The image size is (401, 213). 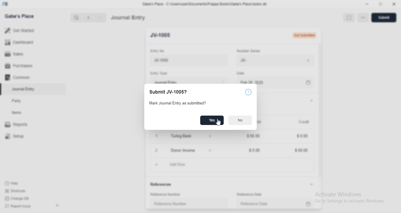 What do you see at coordinates (219, 123) in the screenshot?
I see `cursor` at bounding box center [219, 123].